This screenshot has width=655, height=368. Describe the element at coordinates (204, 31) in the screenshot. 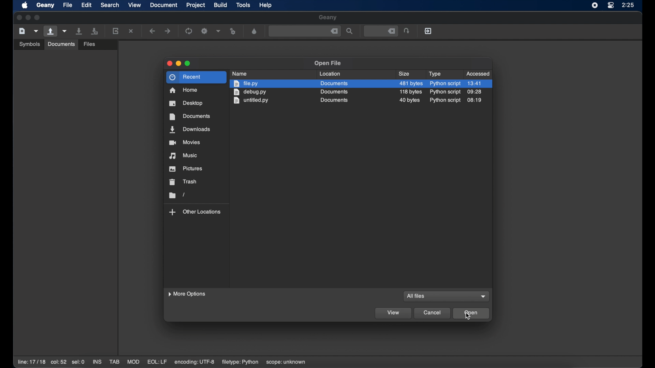

I see `build the current file` at that location.